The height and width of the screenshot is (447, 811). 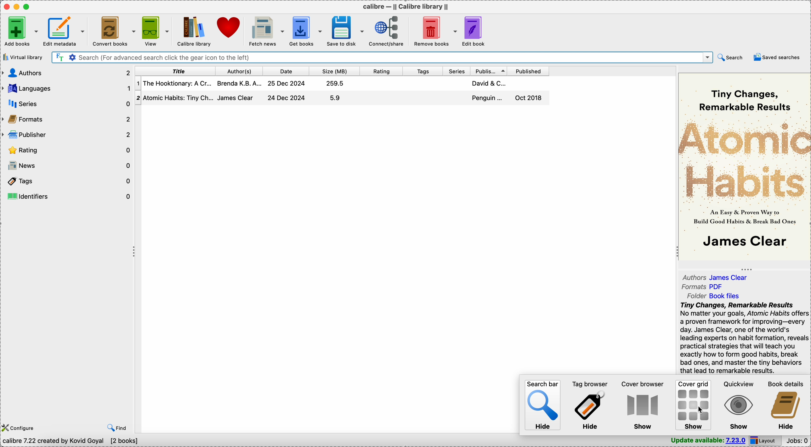 What do you see at coordinates (266, 31) in the screenshot?
I see `fetch news` at bounding box center [266, 31].